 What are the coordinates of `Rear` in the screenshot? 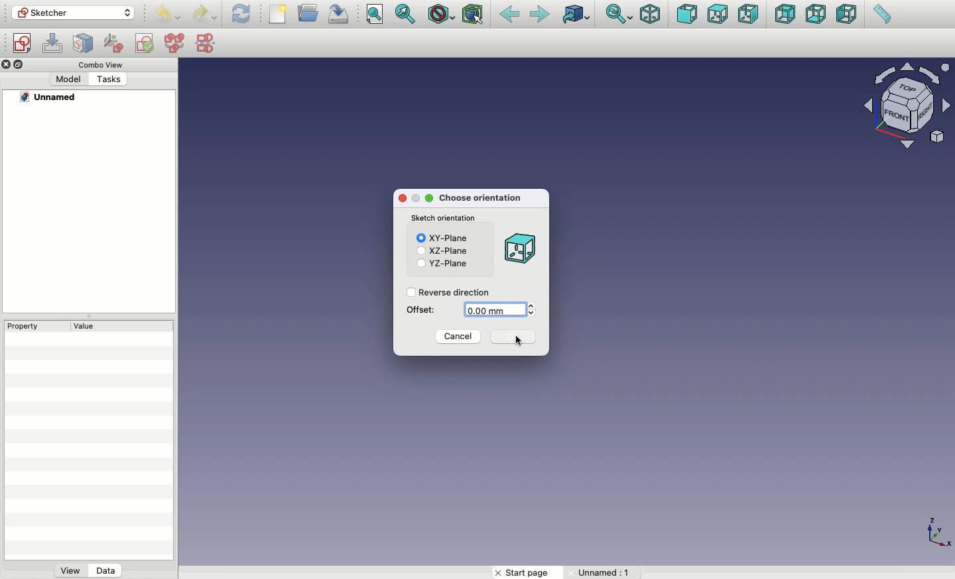 It's located at (784, 15).